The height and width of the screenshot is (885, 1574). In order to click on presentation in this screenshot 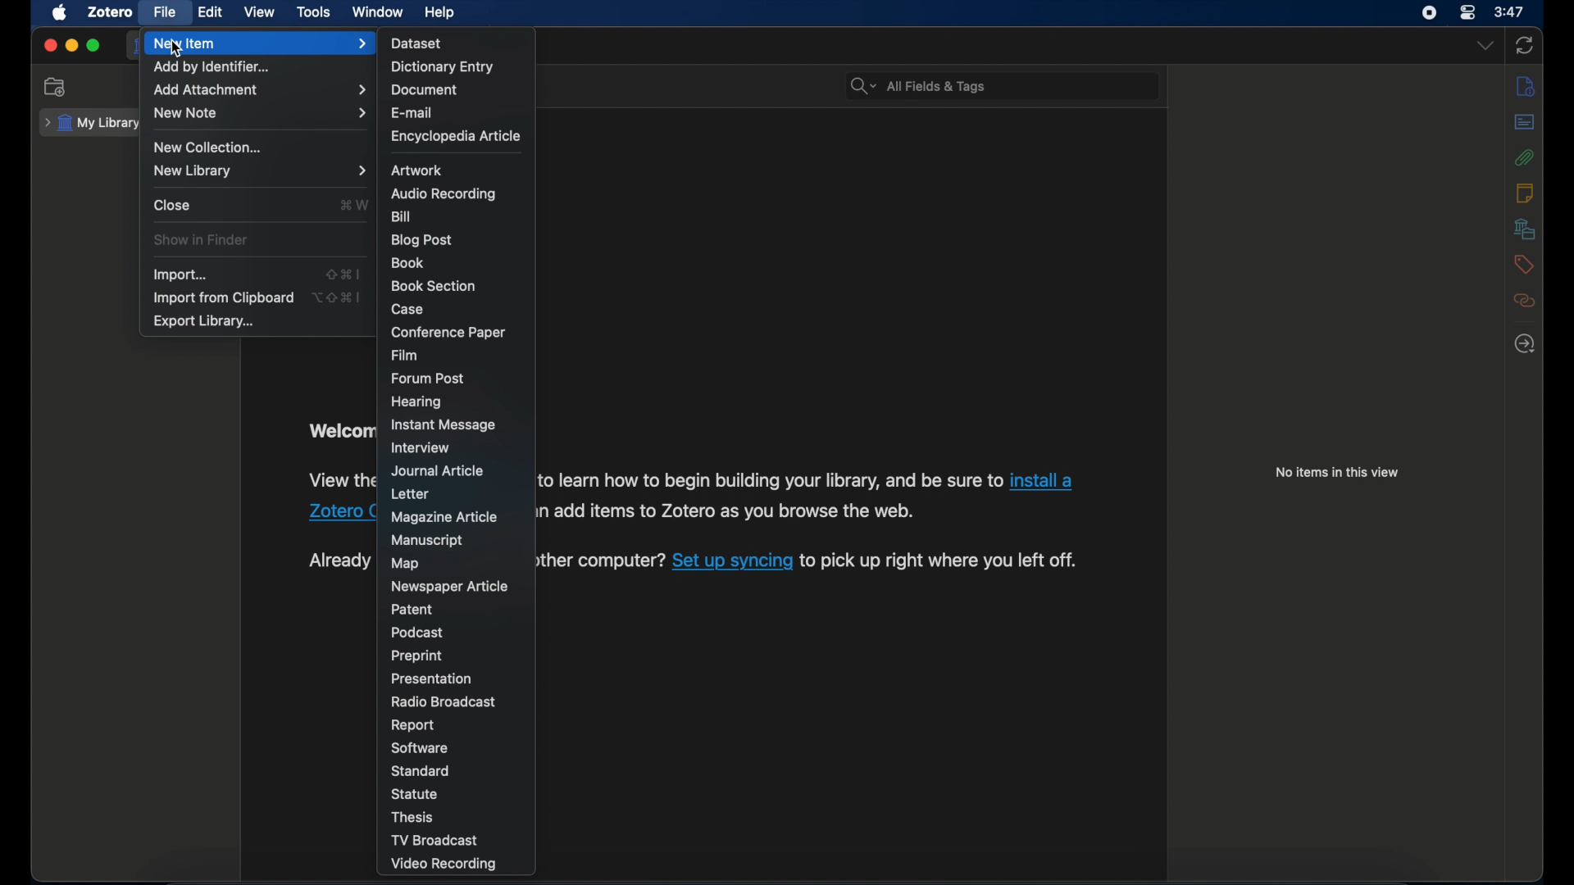, I will do `click(433, 679)`.